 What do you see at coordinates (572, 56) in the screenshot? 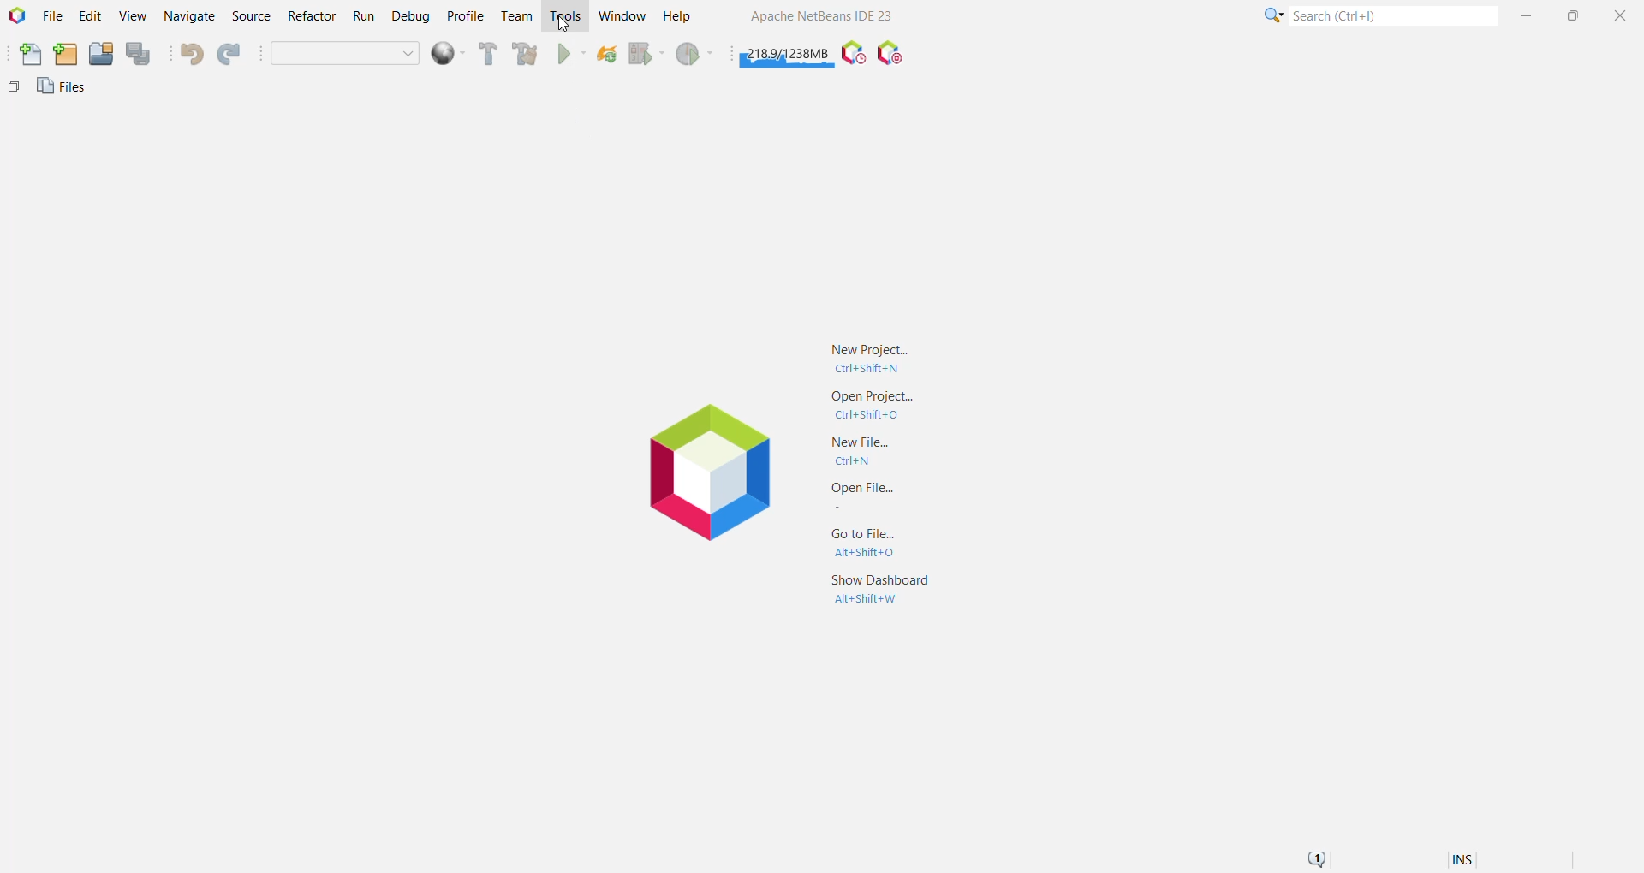
I see `Run` at bounding box center [572, 56].